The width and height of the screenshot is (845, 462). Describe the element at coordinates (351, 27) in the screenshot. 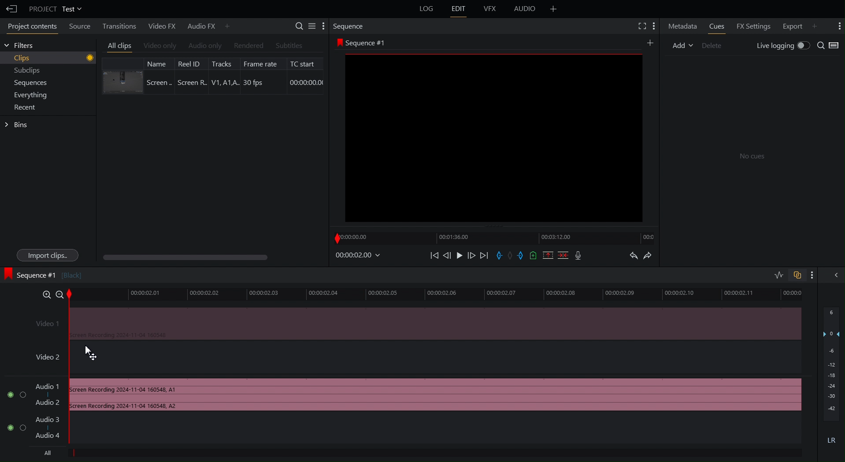

I see `Sequence` at that location.